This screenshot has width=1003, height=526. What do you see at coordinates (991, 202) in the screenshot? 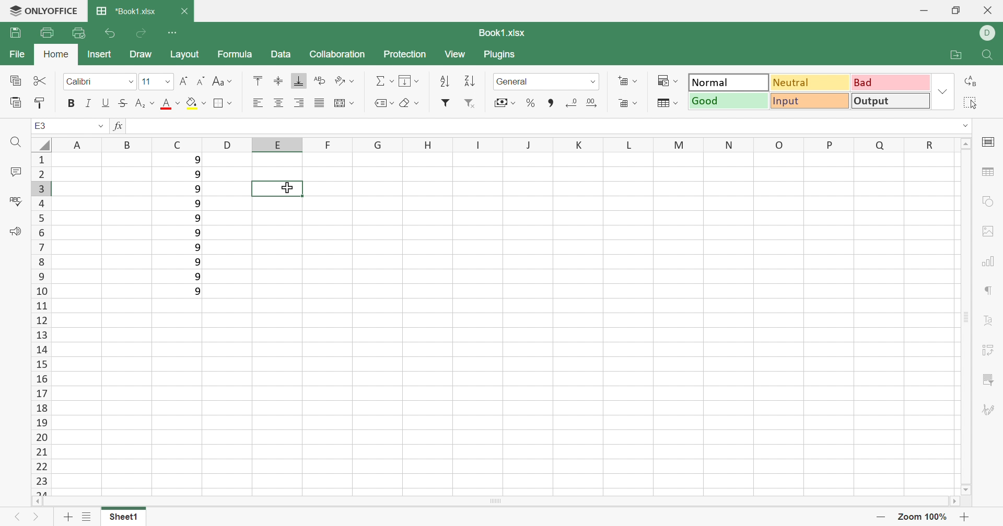
I see `shape settings` at bounding box center [991, 202].